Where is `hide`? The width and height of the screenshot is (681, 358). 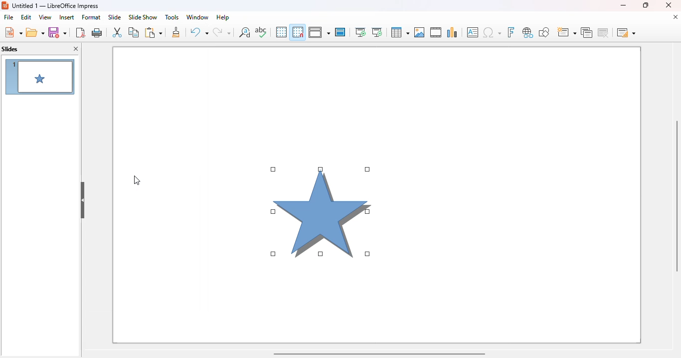
hide is located at coordinates (83, 200).